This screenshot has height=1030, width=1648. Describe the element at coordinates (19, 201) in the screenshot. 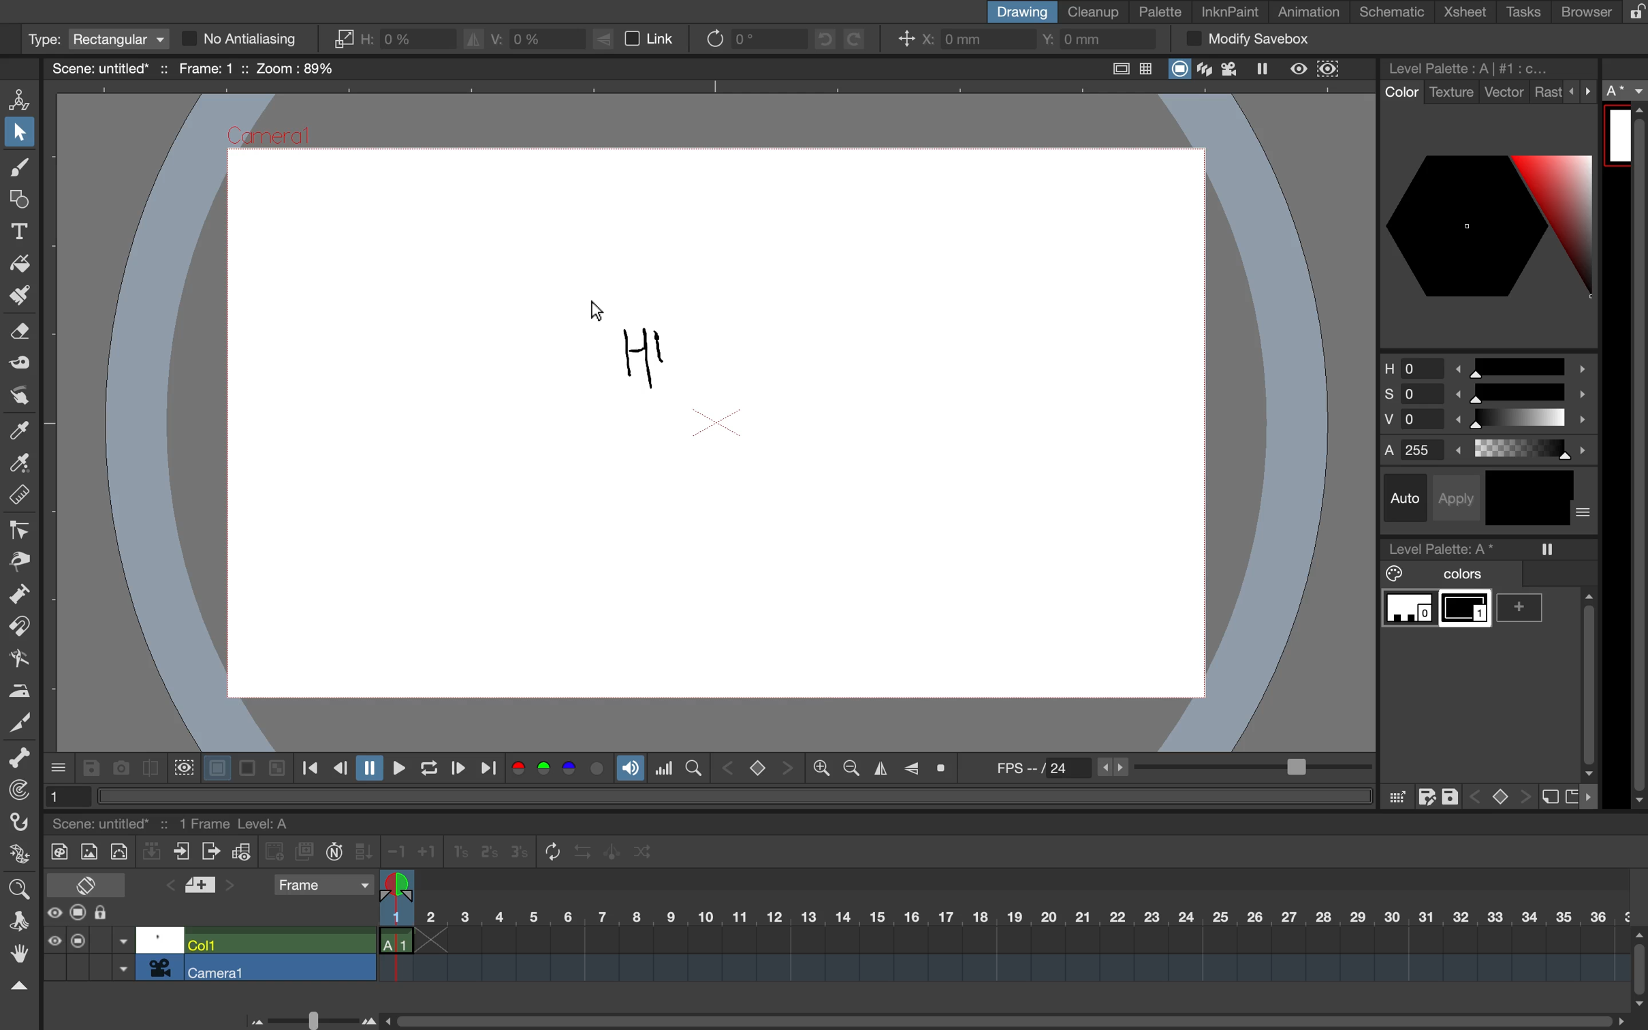

I see `geometric tool` at that location.